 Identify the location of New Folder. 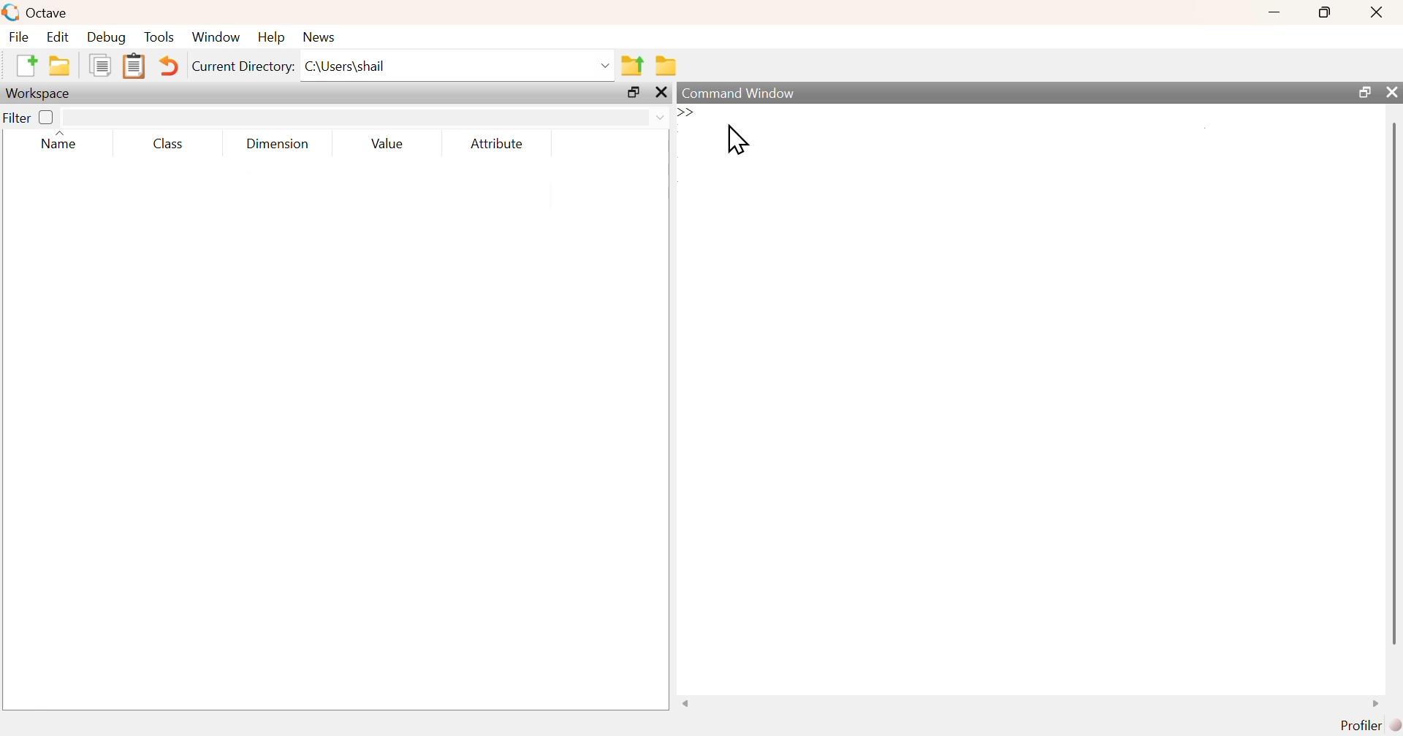
(59, 66).